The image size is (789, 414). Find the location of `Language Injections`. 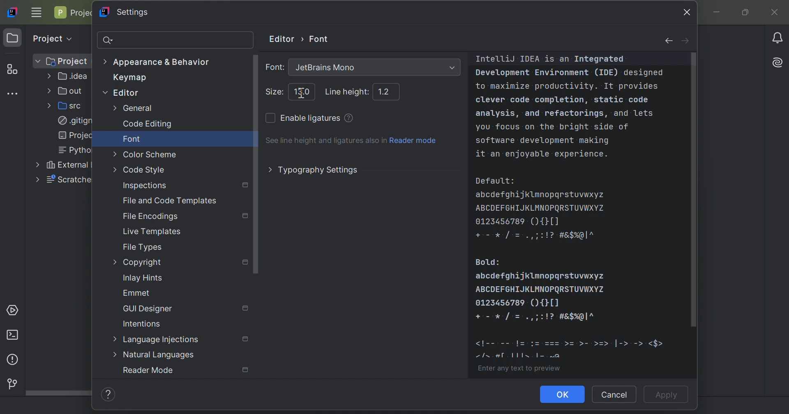

Language Injections is located at coordinates (157, 340).